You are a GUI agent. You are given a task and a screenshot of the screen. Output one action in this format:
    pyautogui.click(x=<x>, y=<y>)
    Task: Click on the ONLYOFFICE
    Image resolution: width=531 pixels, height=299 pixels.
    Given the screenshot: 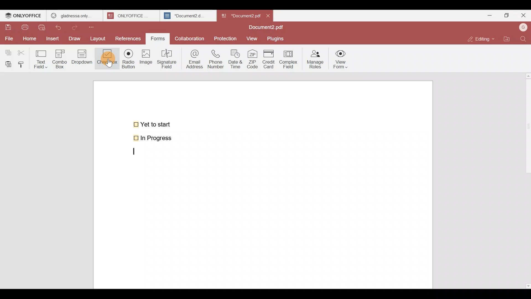 What is the action you would take?
    pyautogui.click(x=24, y=16)
    